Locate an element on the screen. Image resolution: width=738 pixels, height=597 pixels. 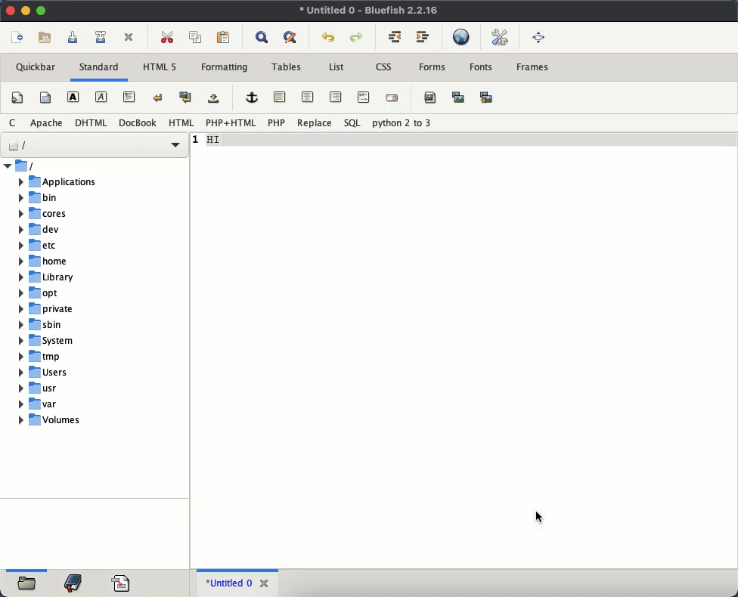
close is located at coordinates (265, 583).